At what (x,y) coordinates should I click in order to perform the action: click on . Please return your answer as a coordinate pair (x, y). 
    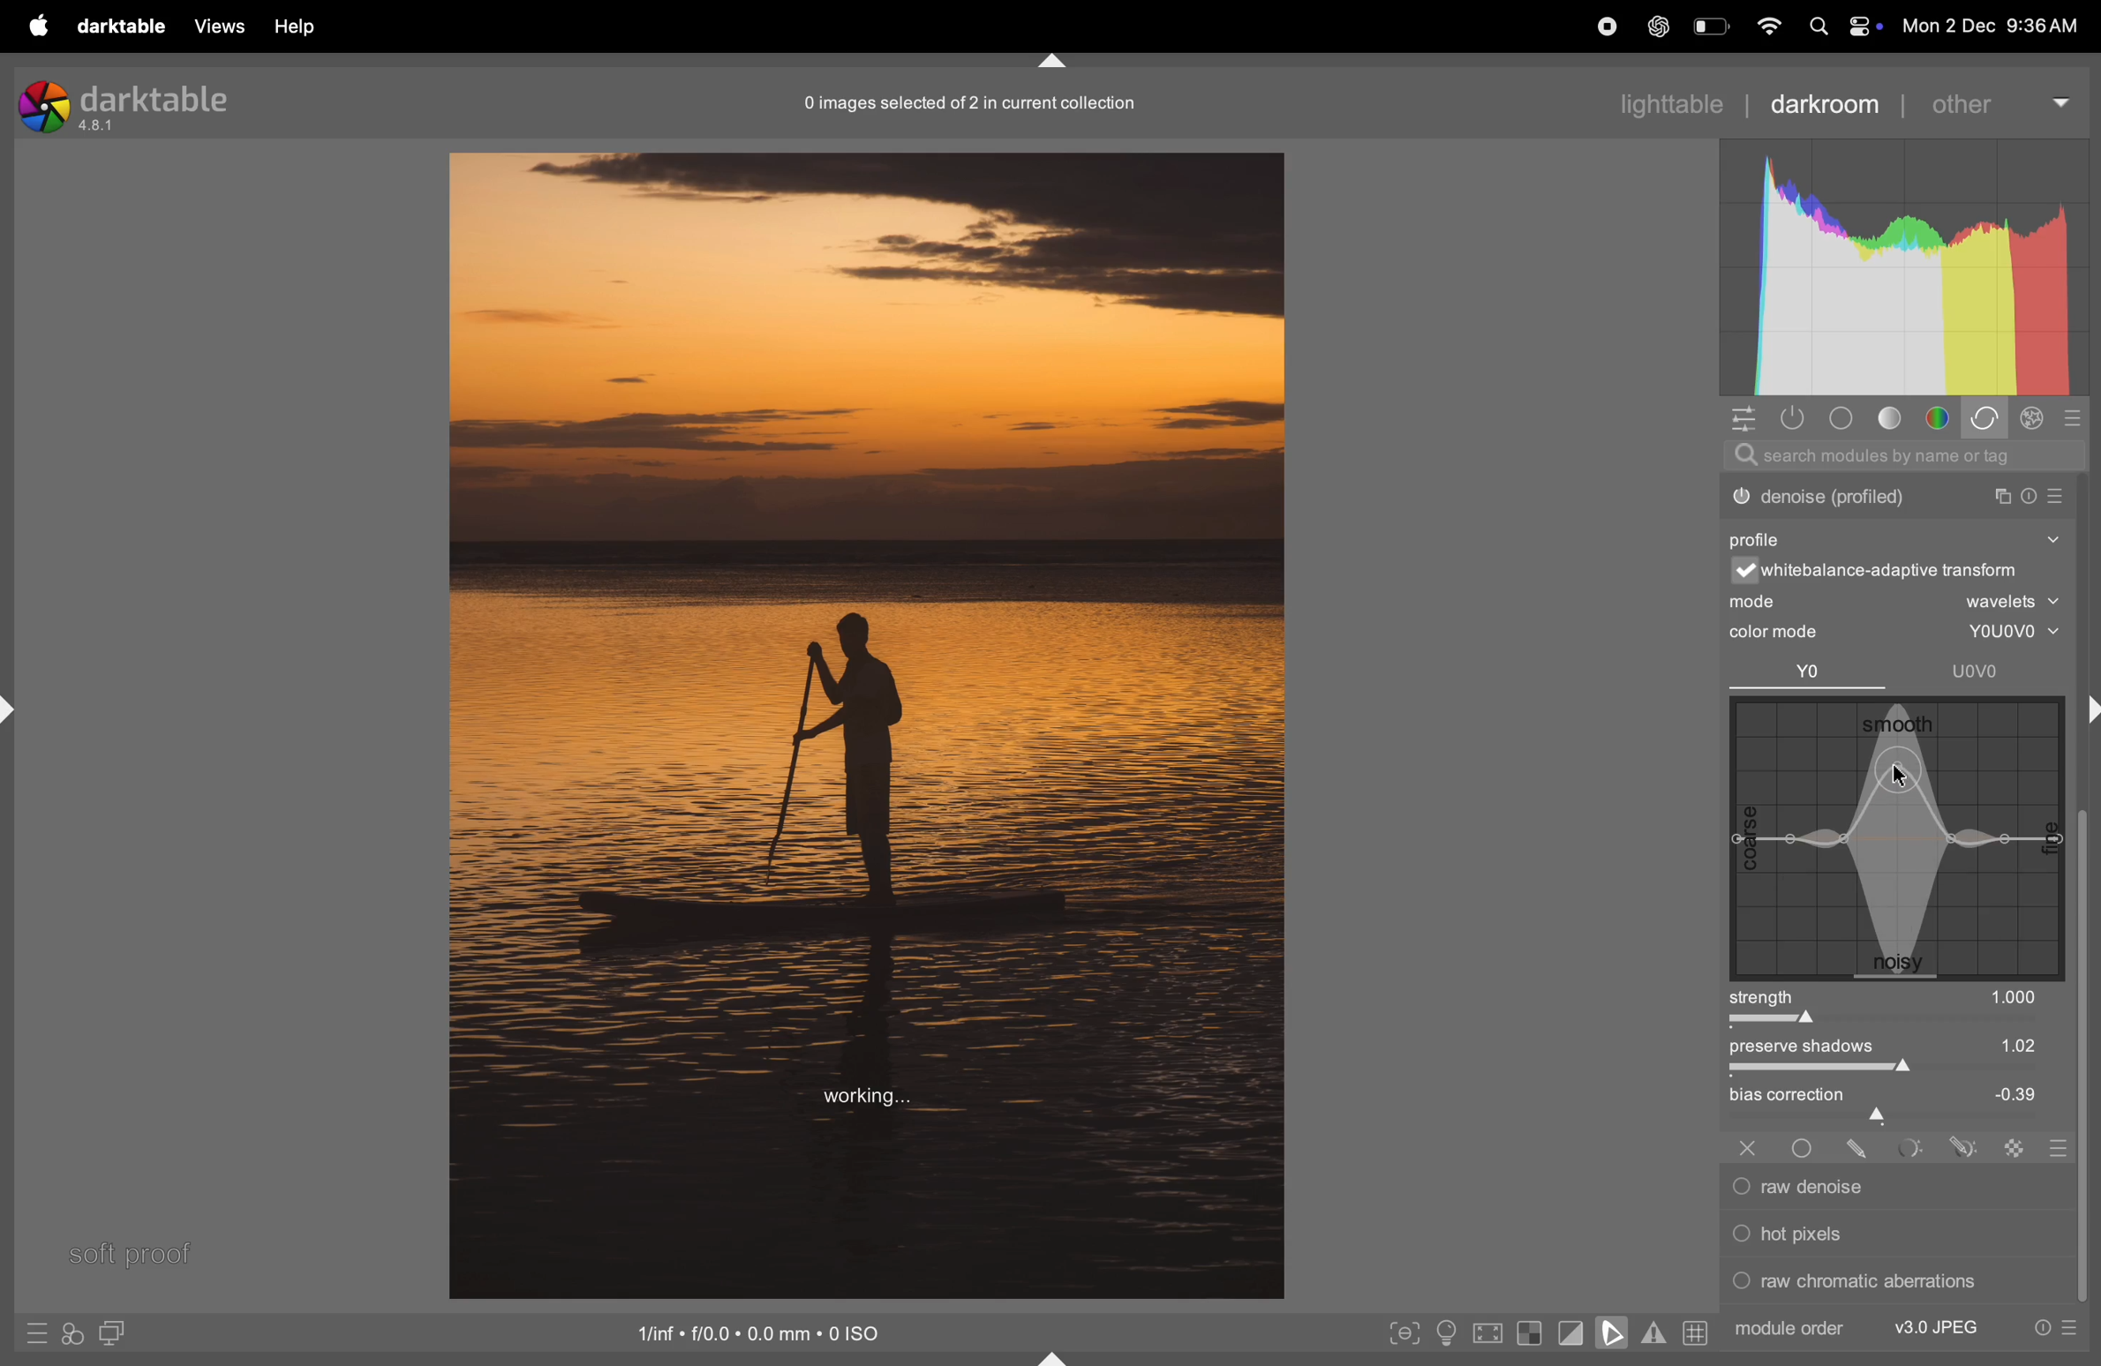
    Looking at the image, I should click on (1908, 1146).